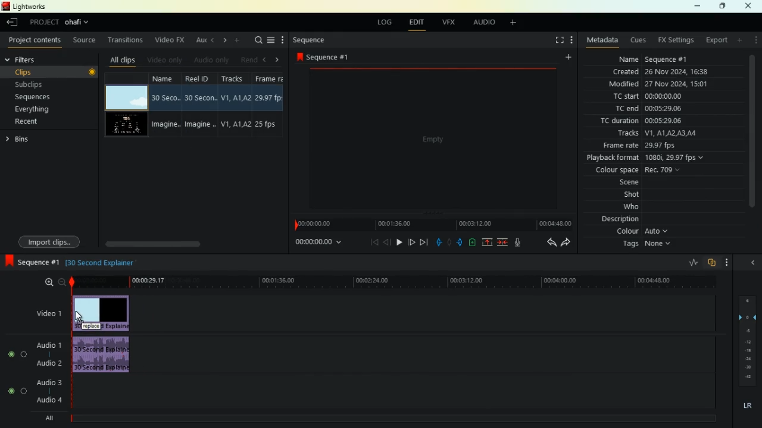  What do you see at coordinates (651, 108) in the screenshot?
I see `tc end 00:05:29:06` at bounding box center [651, 108].